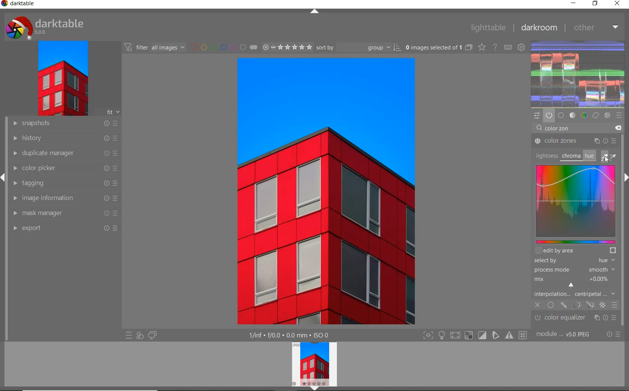 The width and height of the screenshot is (629, 391). Describe the element at coordinates (63, 154) in the screenshot. I see `duplicate manager` at that location.